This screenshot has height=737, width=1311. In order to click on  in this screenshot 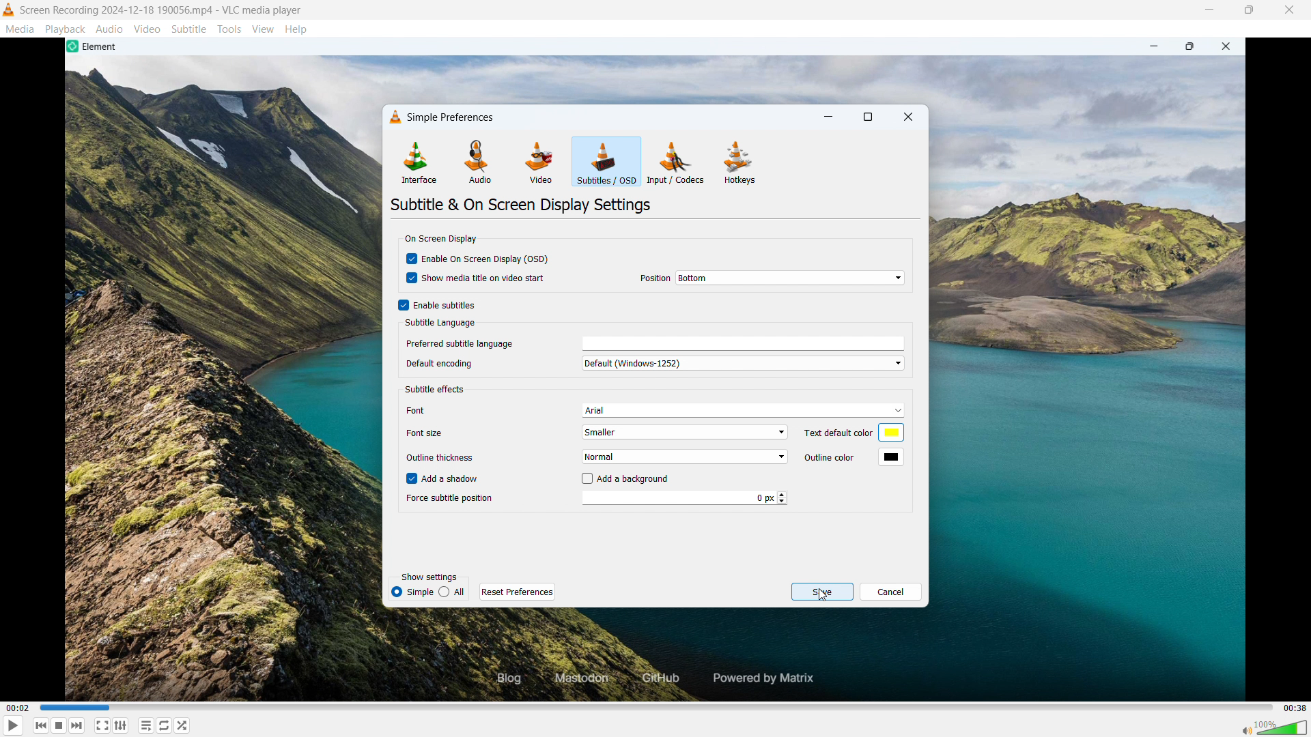, I will do `click(442, 363)`.